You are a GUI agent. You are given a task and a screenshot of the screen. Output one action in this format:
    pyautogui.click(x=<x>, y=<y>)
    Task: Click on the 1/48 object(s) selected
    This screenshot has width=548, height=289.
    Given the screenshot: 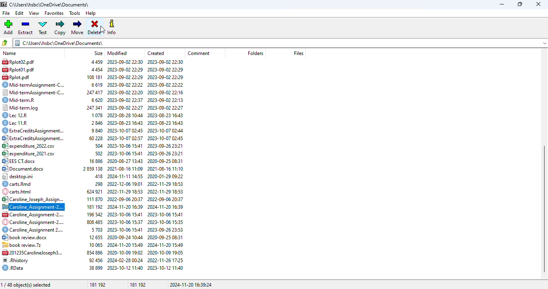 What is the action you would take?
    pyautogui.click(x=27, y=285)
    